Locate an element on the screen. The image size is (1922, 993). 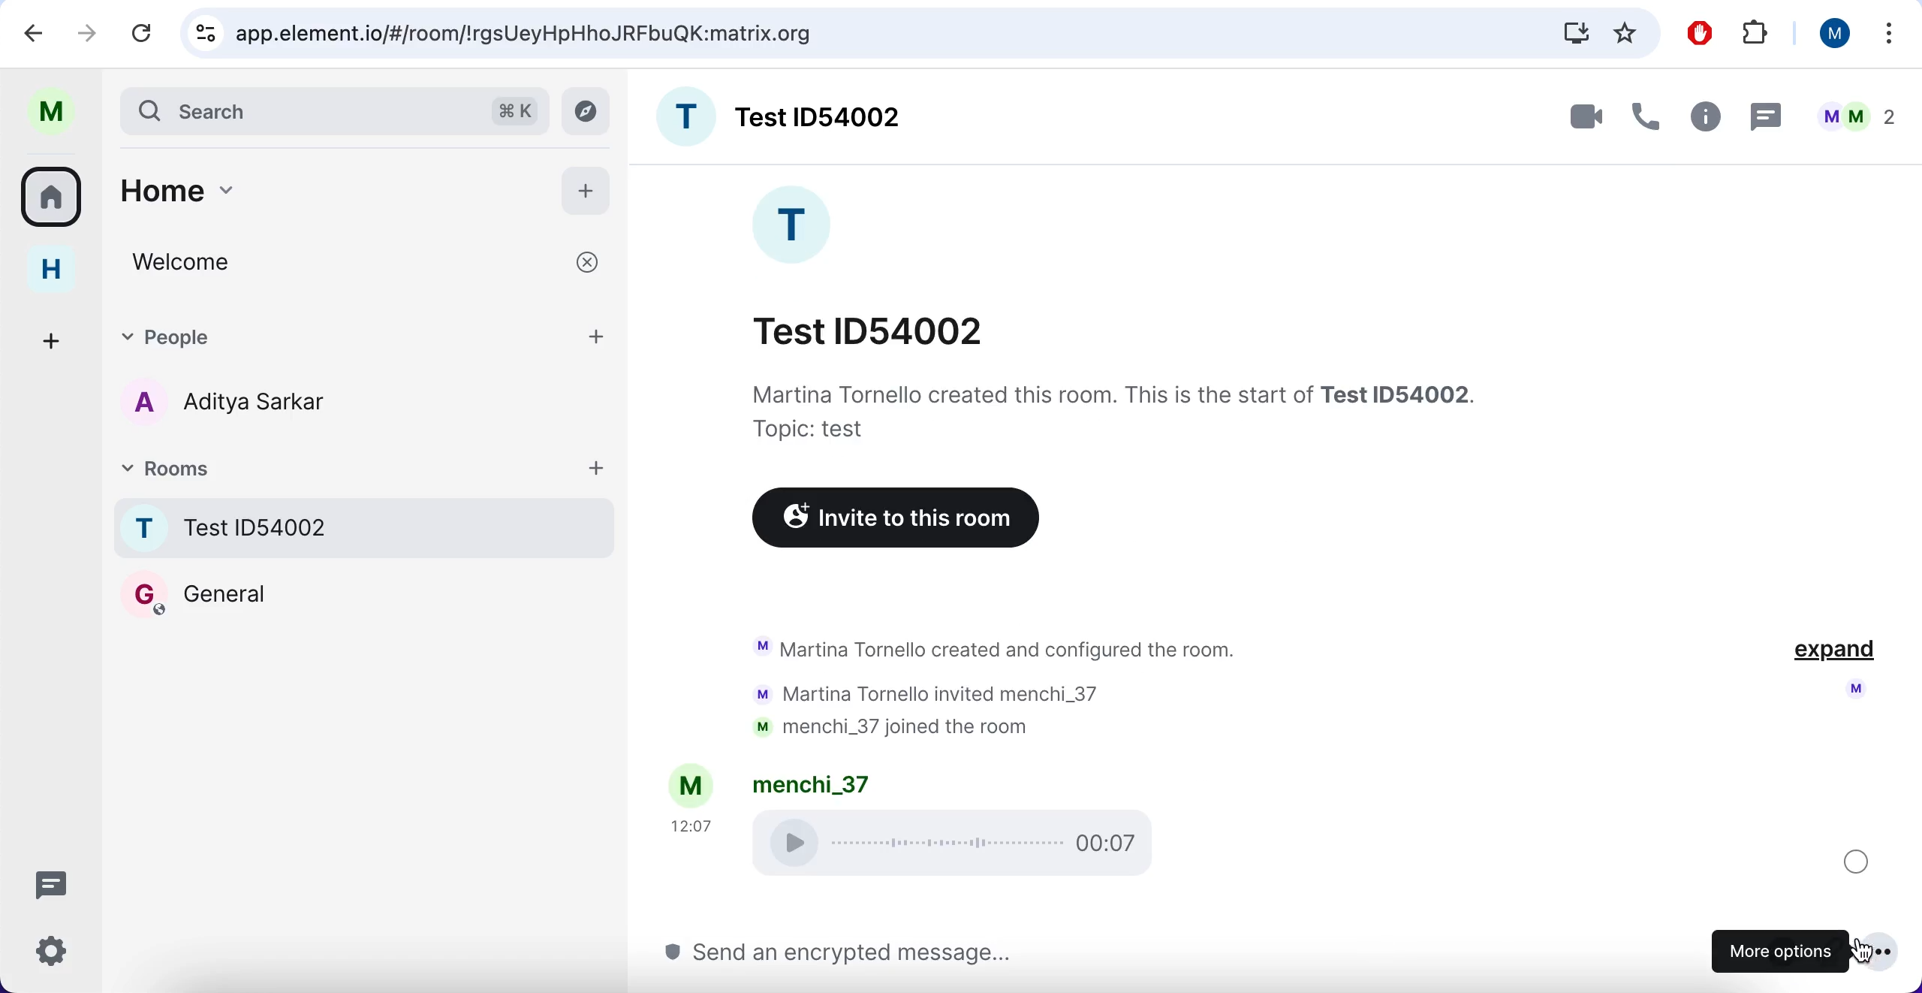
reload current page is located at coordinates (144, 34).